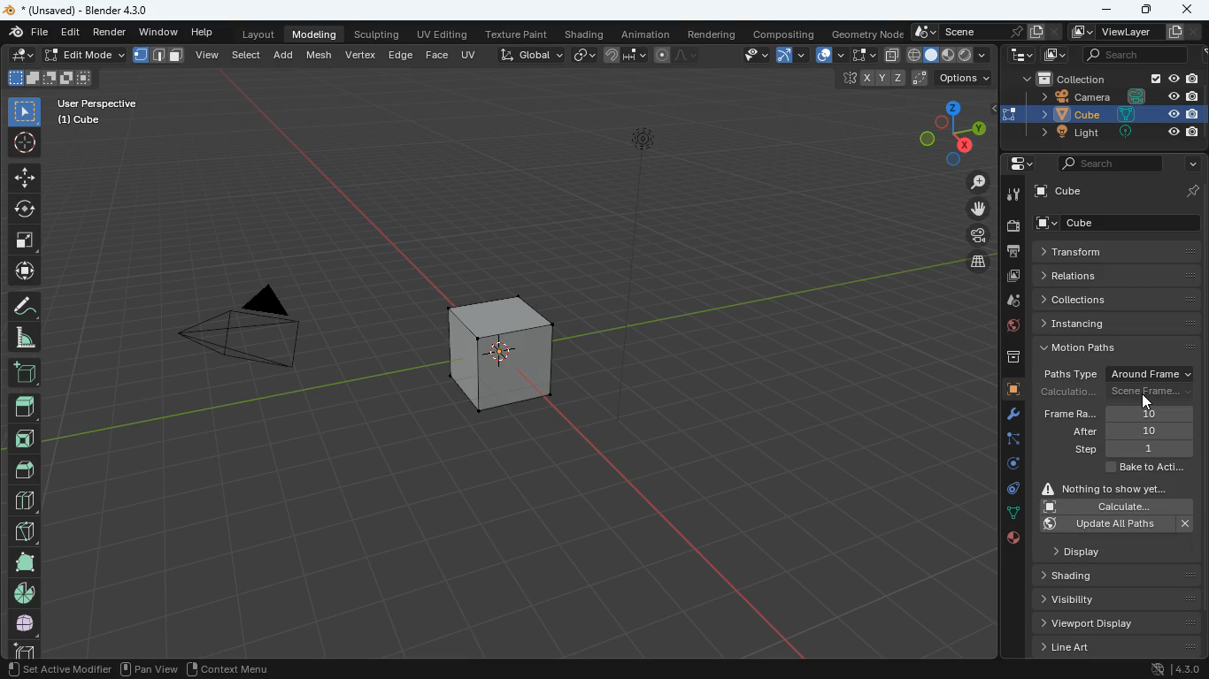 The image size is (1209, 679). I want to click on calculate, so click(1113, 507).